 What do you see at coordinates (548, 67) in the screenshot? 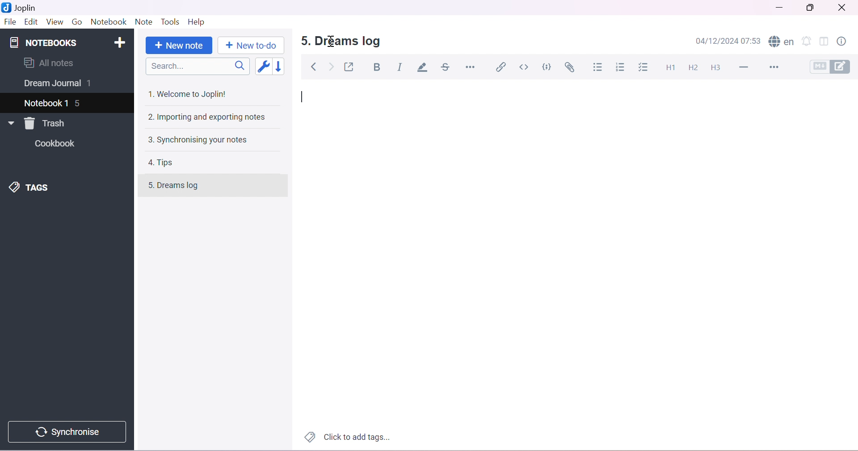
I see `Code` at bounding box center [548, 67].